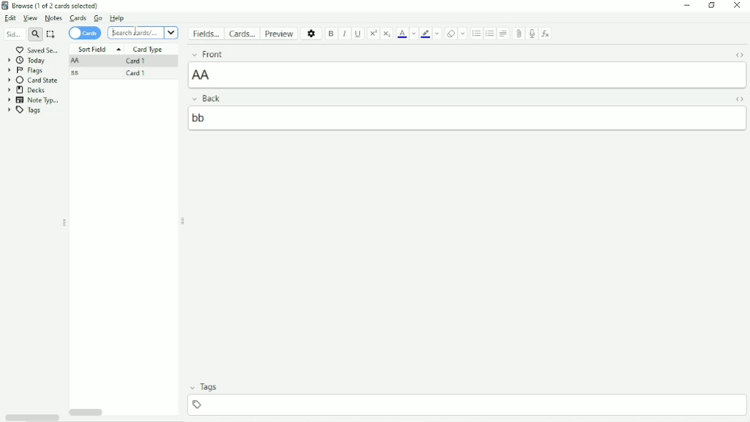  I want to click on AA, so click(77, 62).